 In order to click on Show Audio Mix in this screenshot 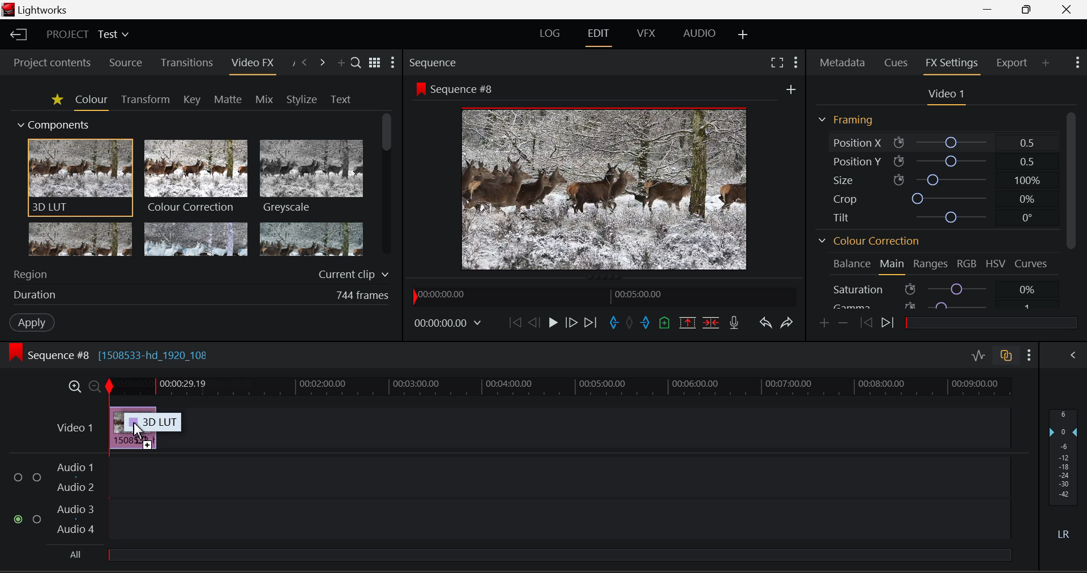, I will do `click(1070, 354)`.